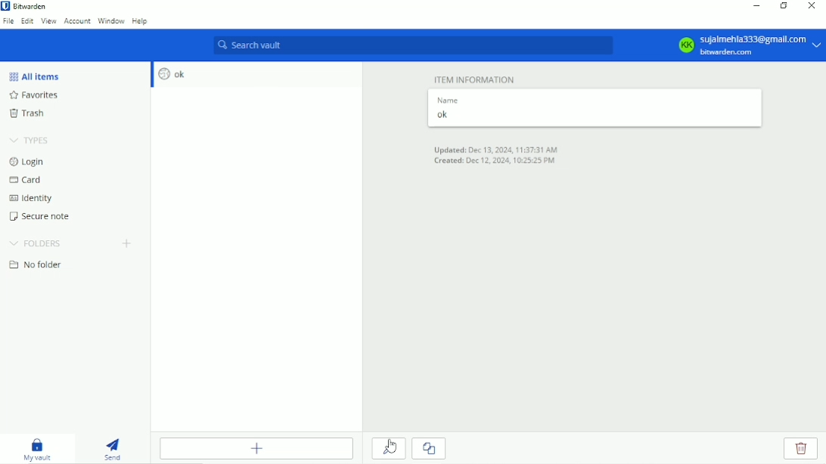 The width and height of the screenshot is (826, 464). Describe the element at coordinates (27, 180) in the screenshot. I see `Card ` at that location.